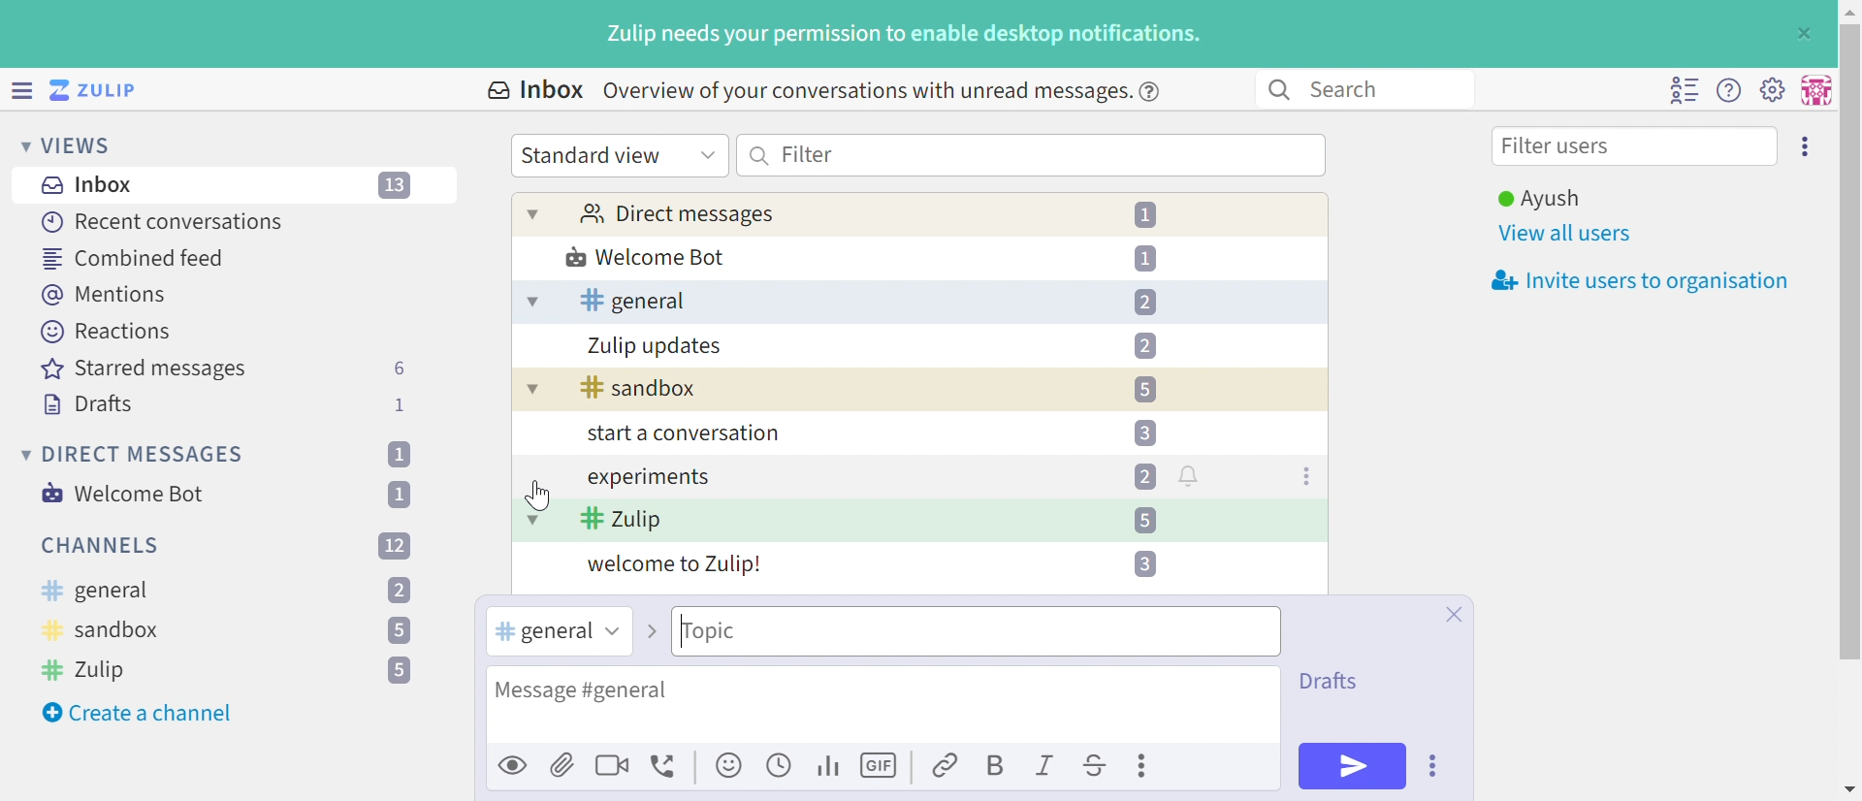 The image size is (1862, 801). Describe the element at coordinates (1848, 10) in the screenshot. I see `move up` at that location.